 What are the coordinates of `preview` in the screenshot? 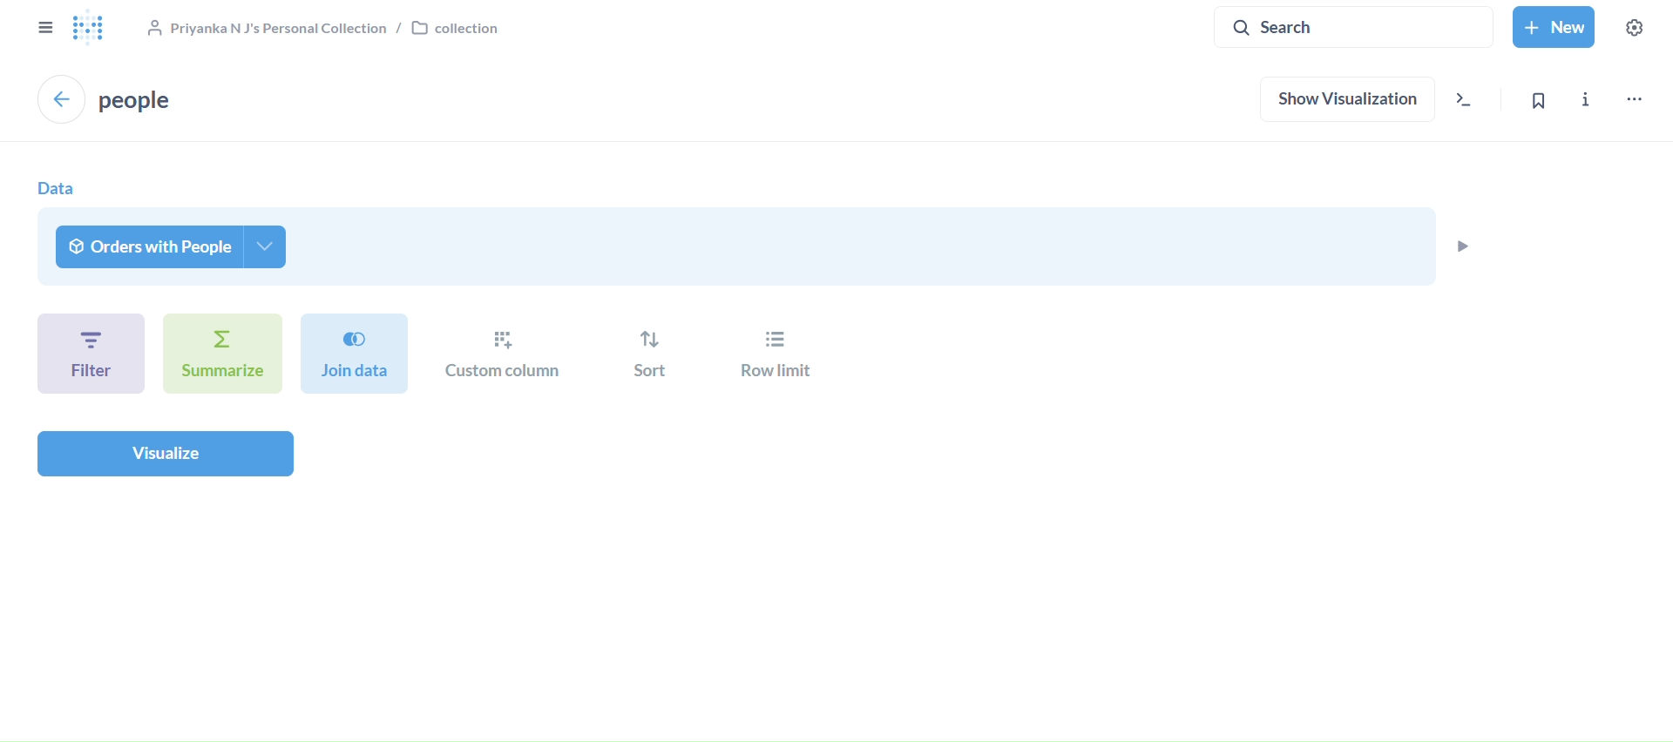 It's located at (1461, 246).